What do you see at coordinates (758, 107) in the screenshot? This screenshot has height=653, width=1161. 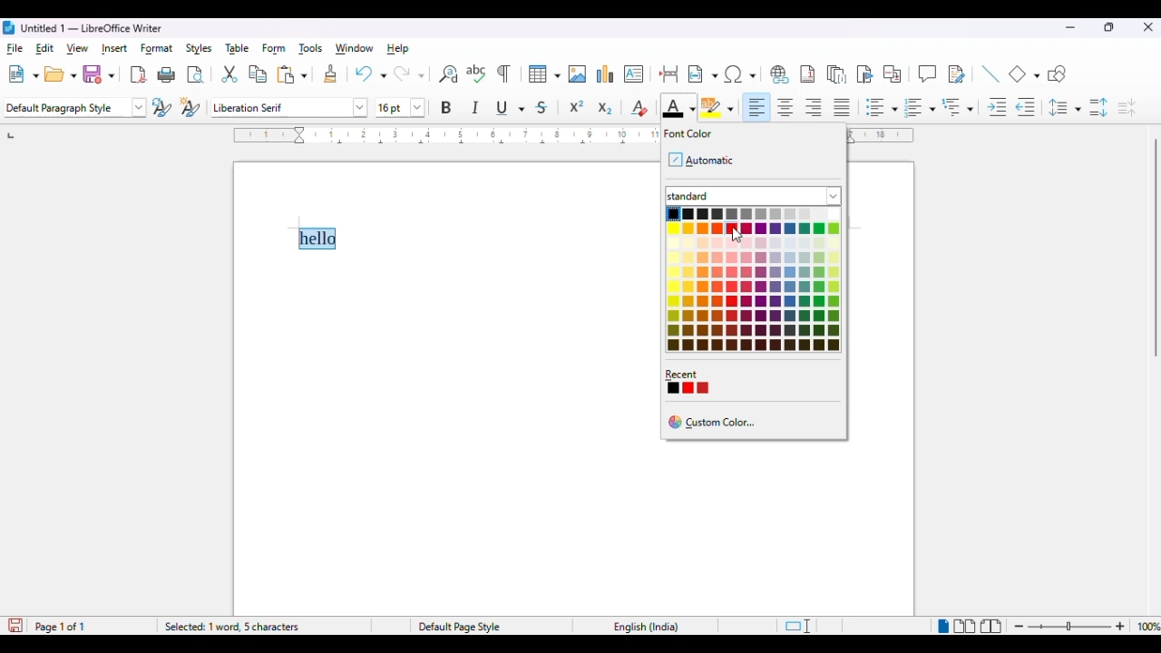 I see `align left` at bounding box center [758, 107].